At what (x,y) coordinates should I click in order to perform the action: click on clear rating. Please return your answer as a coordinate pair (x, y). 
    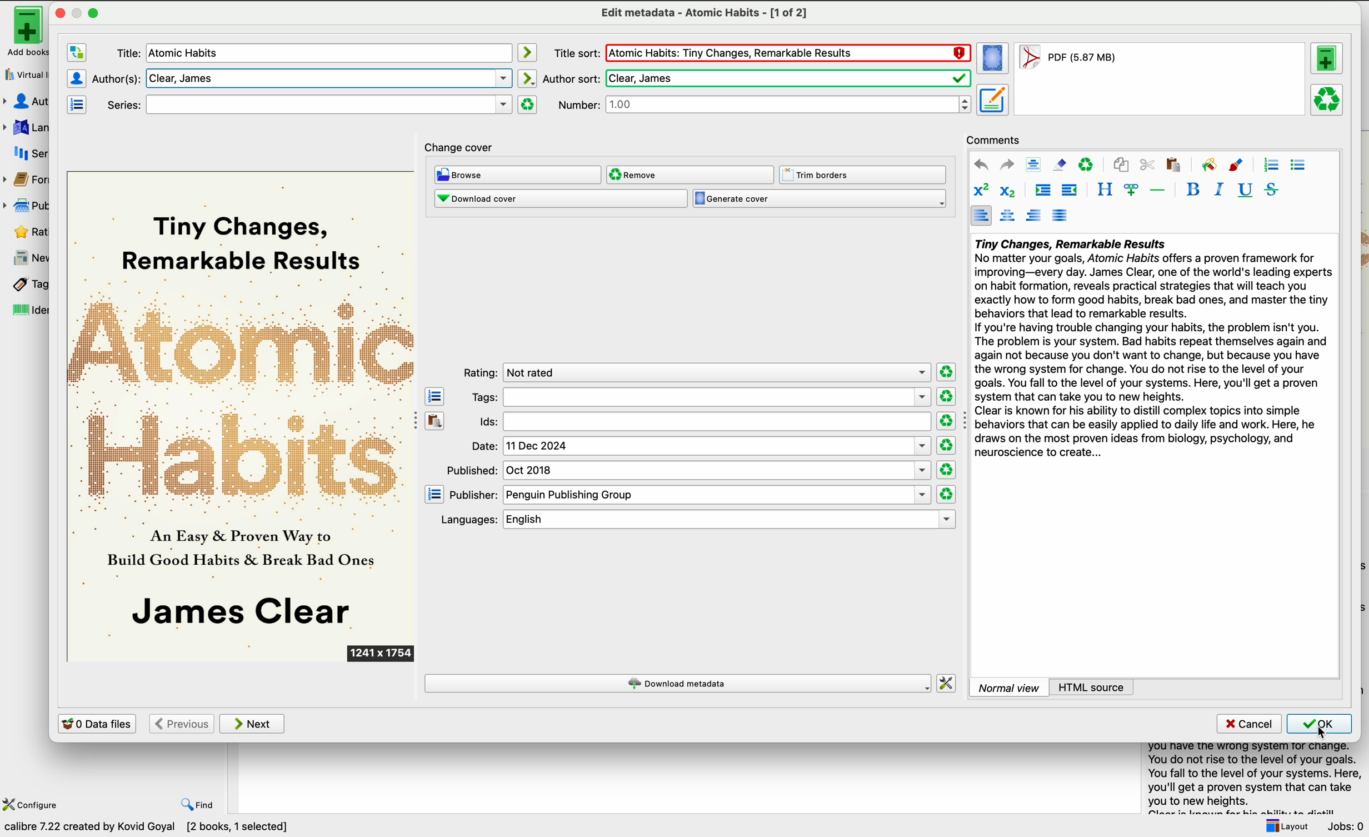
    Looking at the image, I should click on (945, 470).